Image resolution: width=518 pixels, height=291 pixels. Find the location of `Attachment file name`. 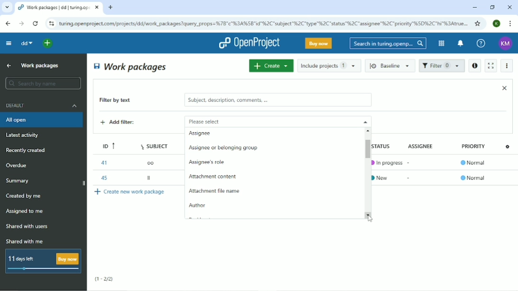

Attachment file name is located at coordinates (213, 191).